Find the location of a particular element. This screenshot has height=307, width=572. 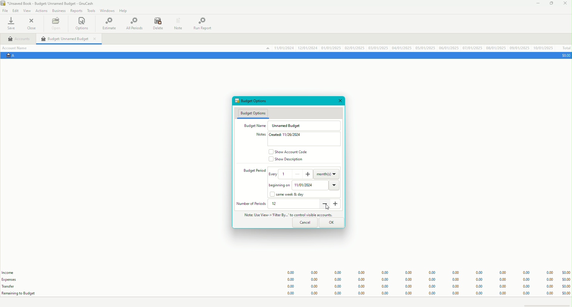

Show Account Code is located at coordinates (290, 151).